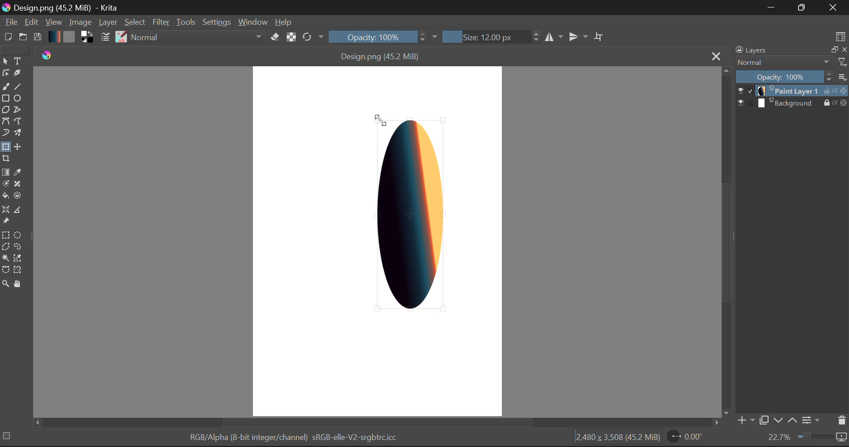 This screenshot has width=849, height=447. Describe the element at coordinates (17, 196) in the screenshot. I see `Enclose and Fill` at that location.